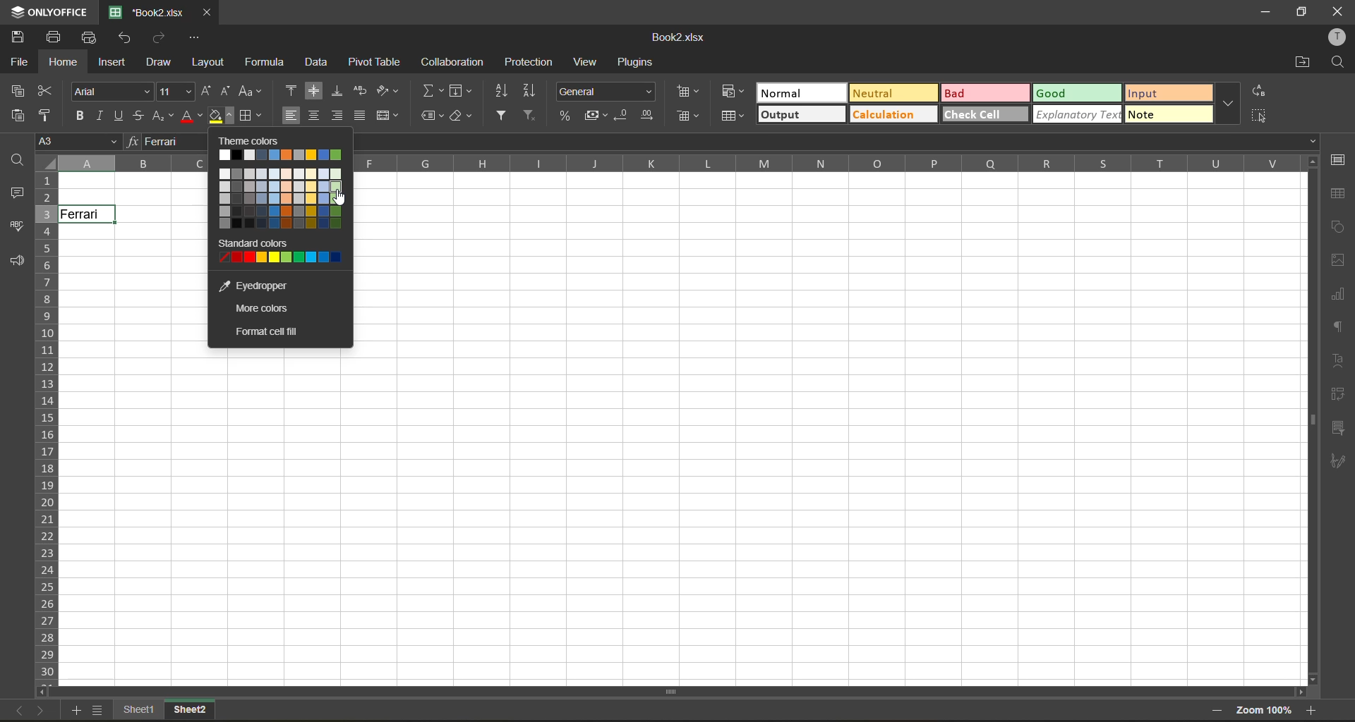 The width and height of the screenshot is (1355, 722). What do you see at coordinates (264, 282) in the screenshot?
I see `eyedropper` at bounding box center [264, 282].